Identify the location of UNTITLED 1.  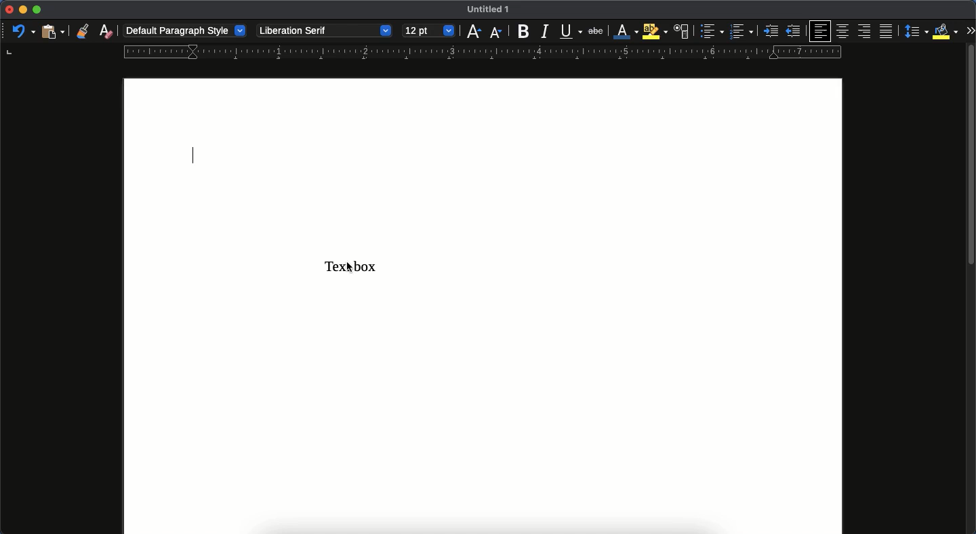
(493, 10).